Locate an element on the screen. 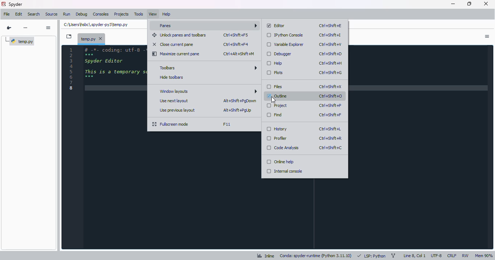 The height and width of the screenshot is (260, 495). line 8, col 1 is located at coordinates (415, 255).